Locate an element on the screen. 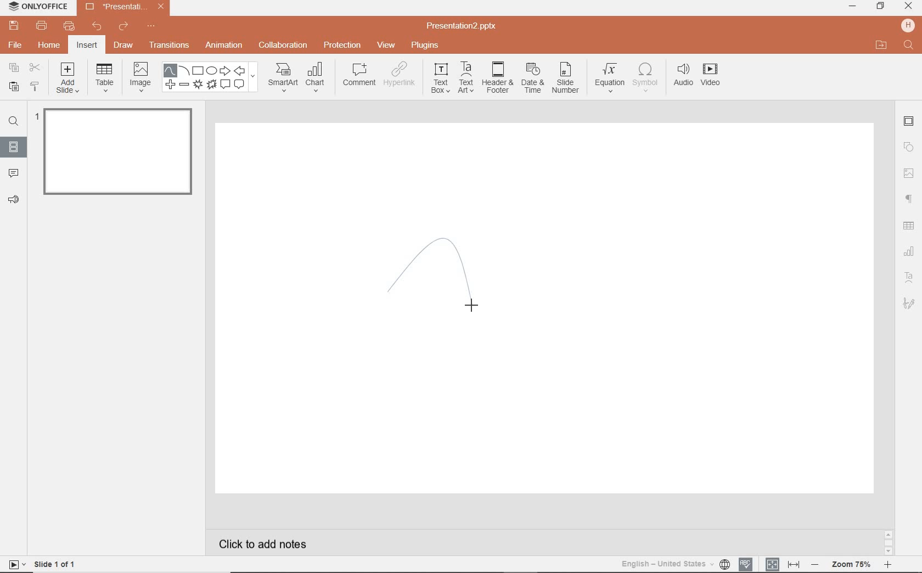 Image resolution: width=922 pixels, height=573 pixels. FIT TO SLIDE / FIT TO WIDTH is located at coordinates (783, 563).